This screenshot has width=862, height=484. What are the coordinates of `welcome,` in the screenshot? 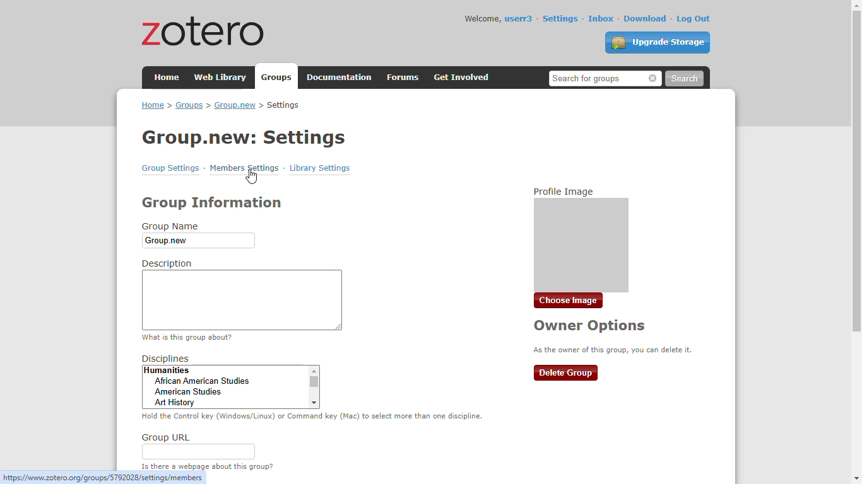 It's located at (483, 18).